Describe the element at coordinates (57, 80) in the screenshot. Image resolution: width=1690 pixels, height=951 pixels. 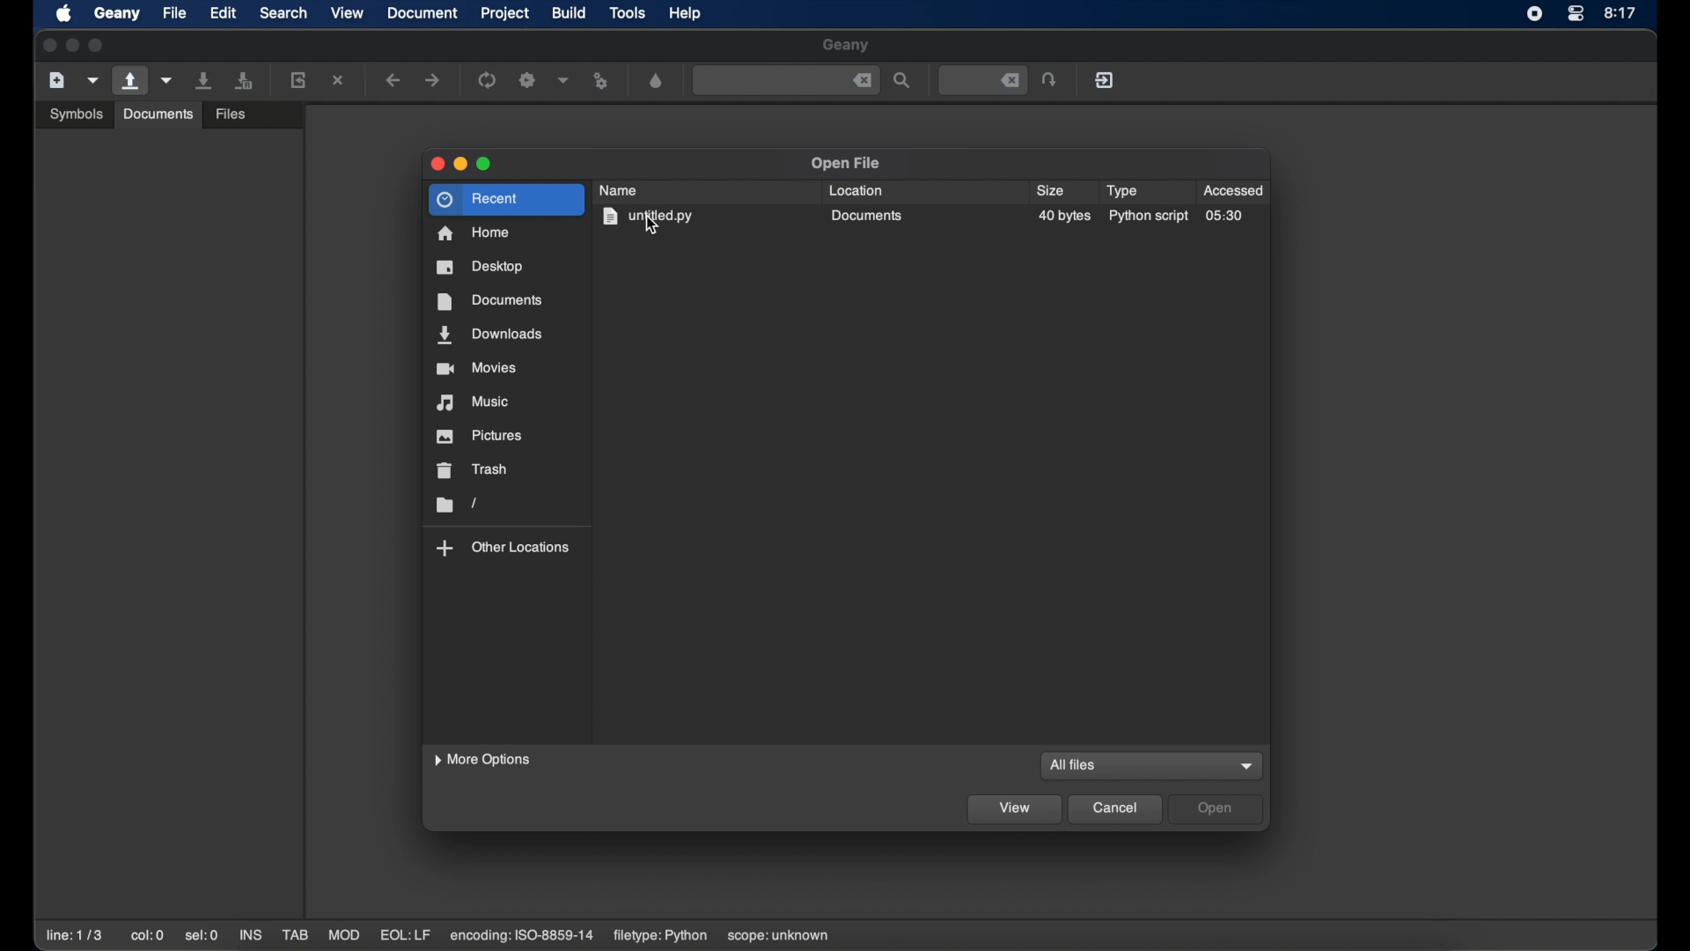
I see `create a new file` at that location.